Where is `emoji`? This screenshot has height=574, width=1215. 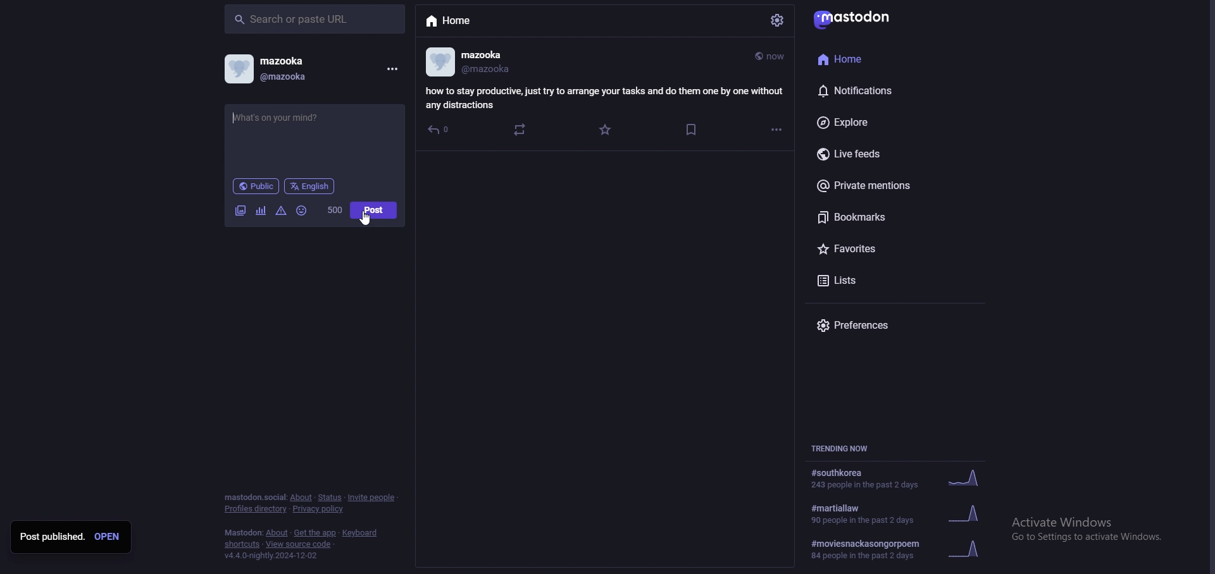 emoji is located at coordinates (302, 211).